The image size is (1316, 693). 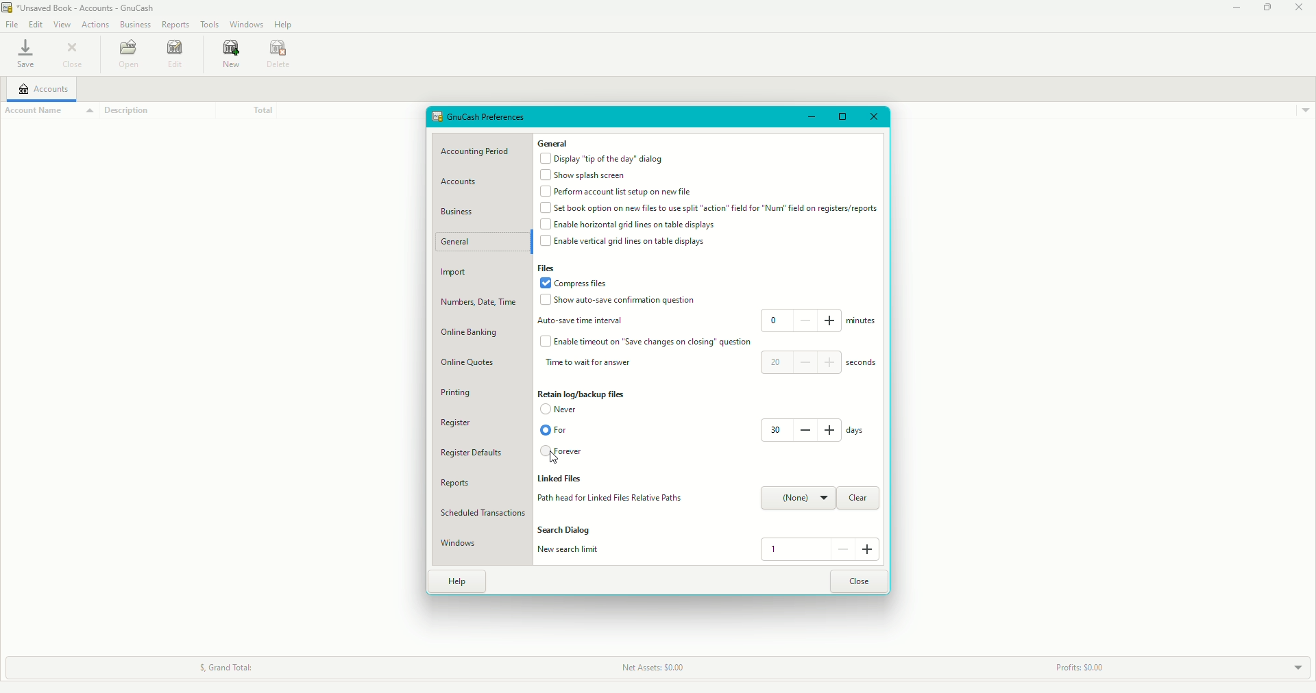 I want to click on Help, so click(x=285, y=25).